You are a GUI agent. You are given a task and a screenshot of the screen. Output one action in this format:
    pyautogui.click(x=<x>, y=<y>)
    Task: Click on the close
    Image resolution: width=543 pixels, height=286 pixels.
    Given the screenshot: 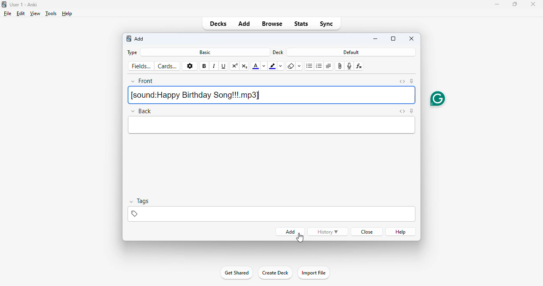 What is the action you would take?
    pyautogui.click(x=367, y=232)
    